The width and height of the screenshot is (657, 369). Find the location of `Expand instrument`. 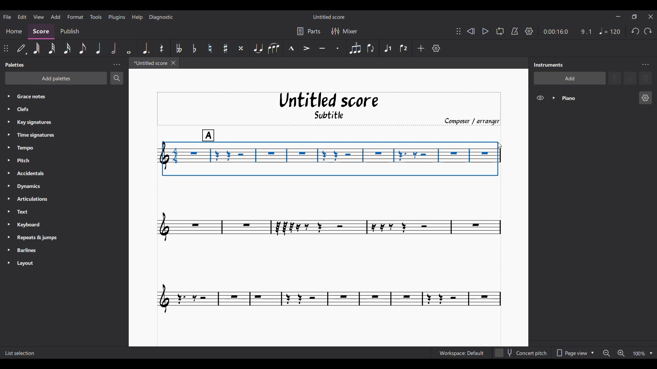

Expand instrument is located at coordinates (554, 98).